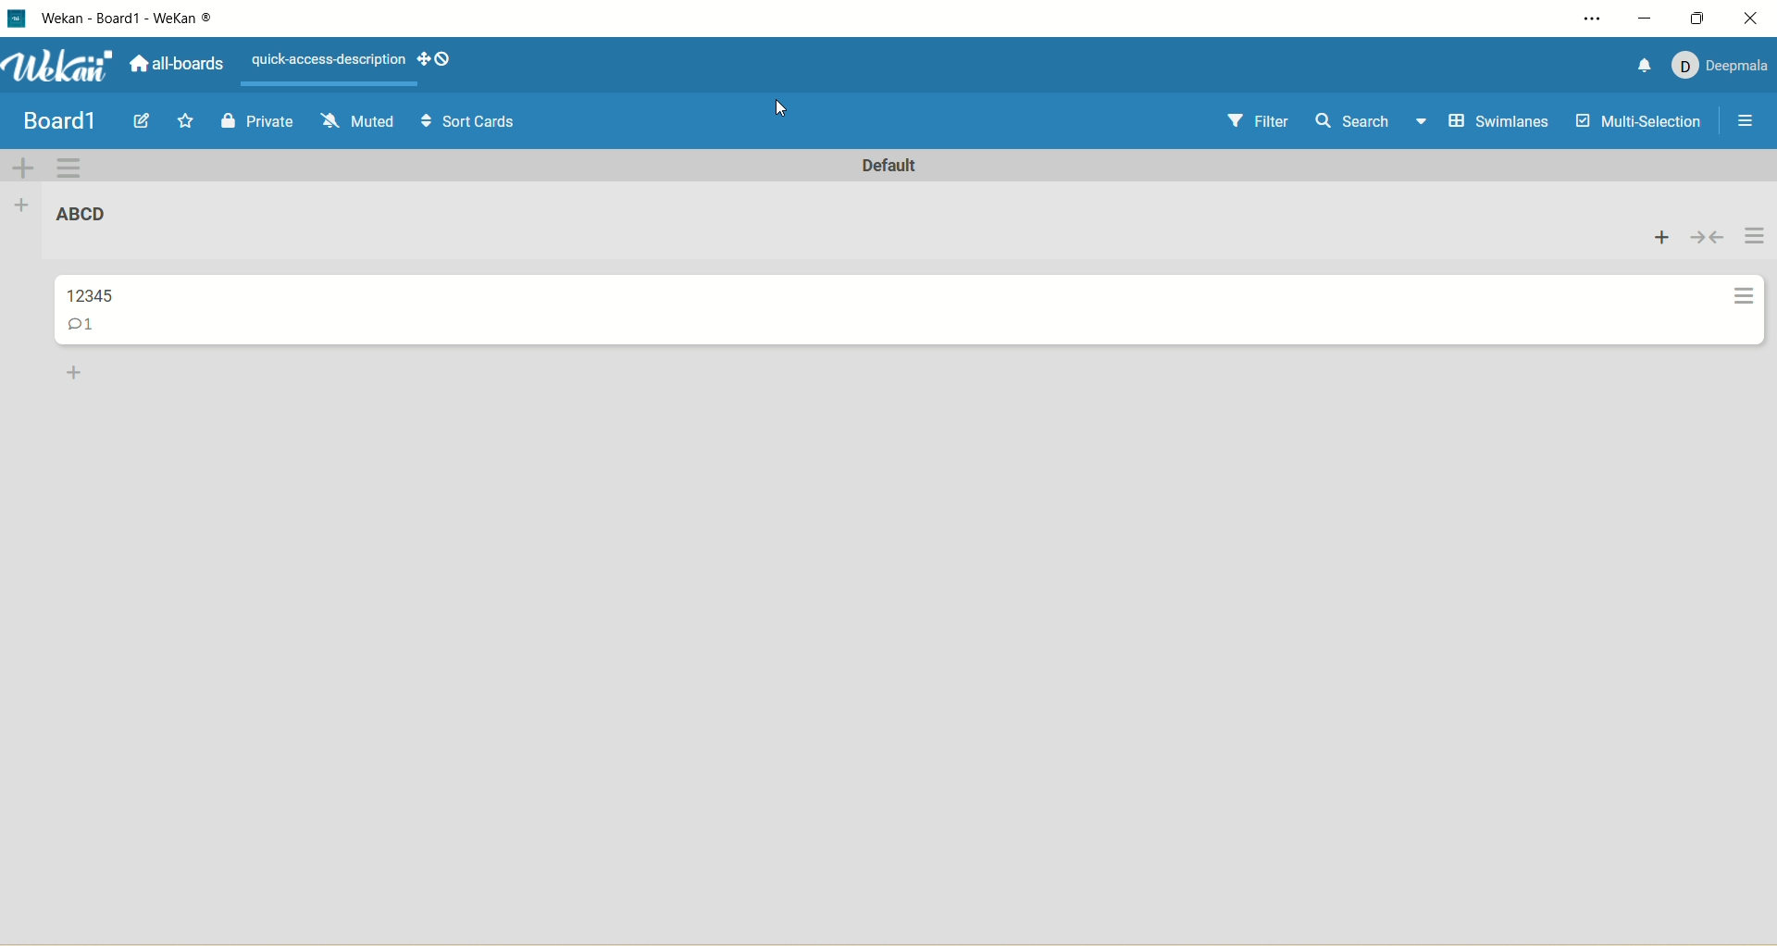 Image resolution: width=1777 pixels, height=946 pixels. What do you see at coordinates (354, 118) in the screenshot?
I see `muted` at bounding box center [354, 118].